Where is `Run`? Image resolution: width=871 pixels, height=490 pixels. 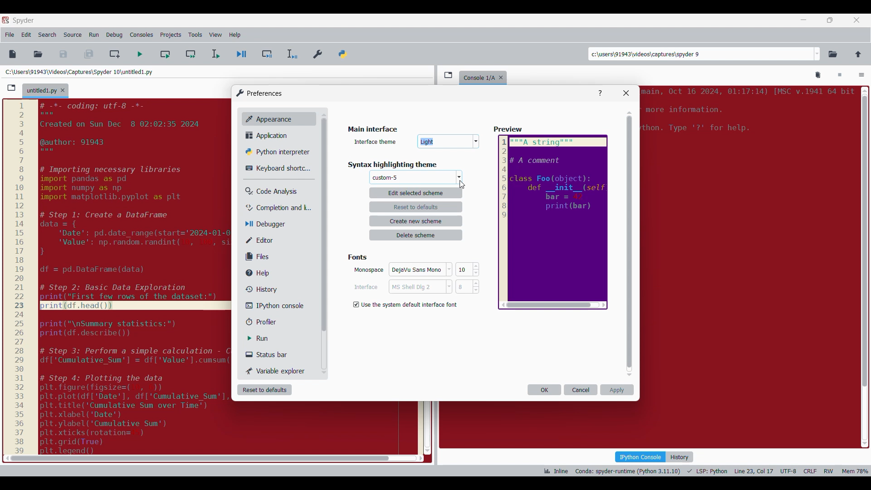 Run is located at coordinates (264, 338).